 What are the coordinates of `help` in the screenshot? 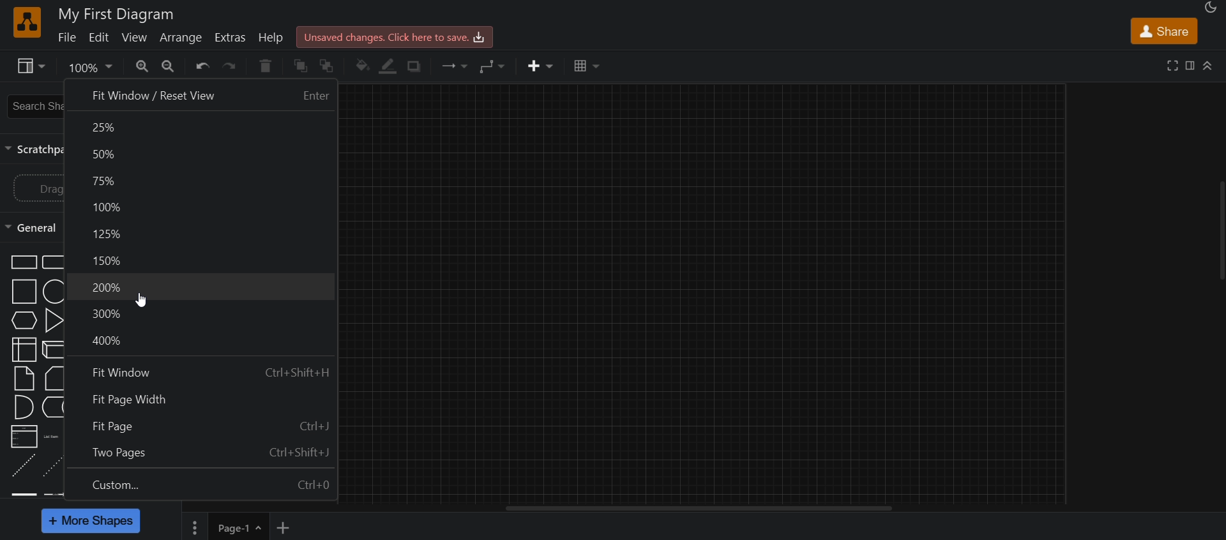 It's located at (272, 39).